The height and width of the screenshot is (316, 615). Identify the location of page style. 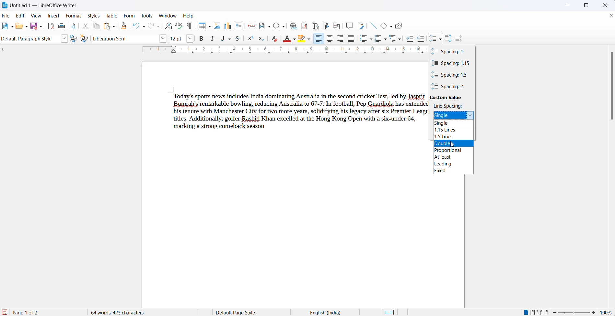
(238, 311).